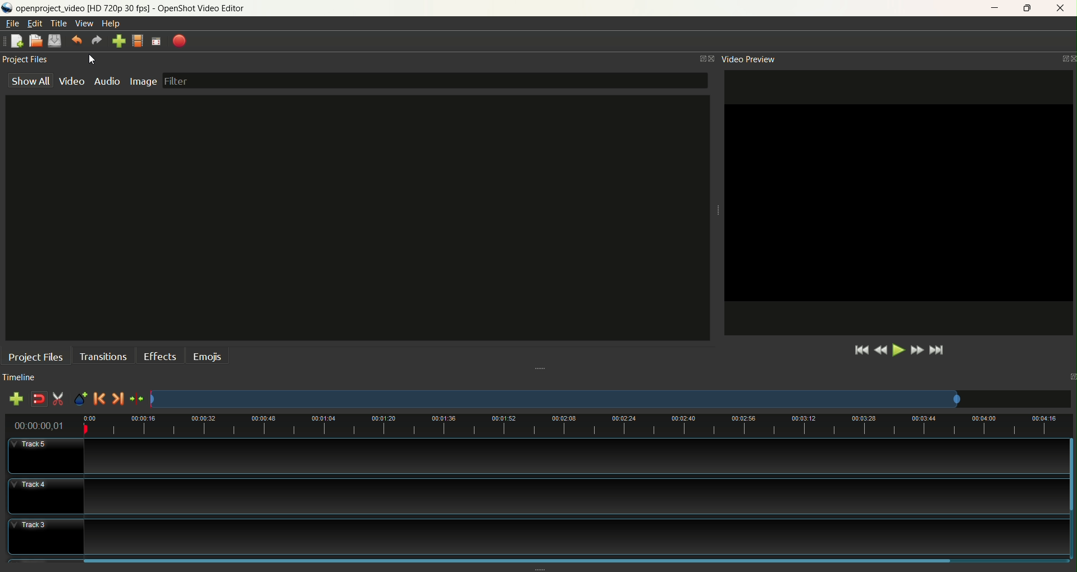 This screenshot has height=572, width=1077. What do you see at coordinates (537, 453) in the screenshot?
I see `track5` at bounding box center [537, 453].